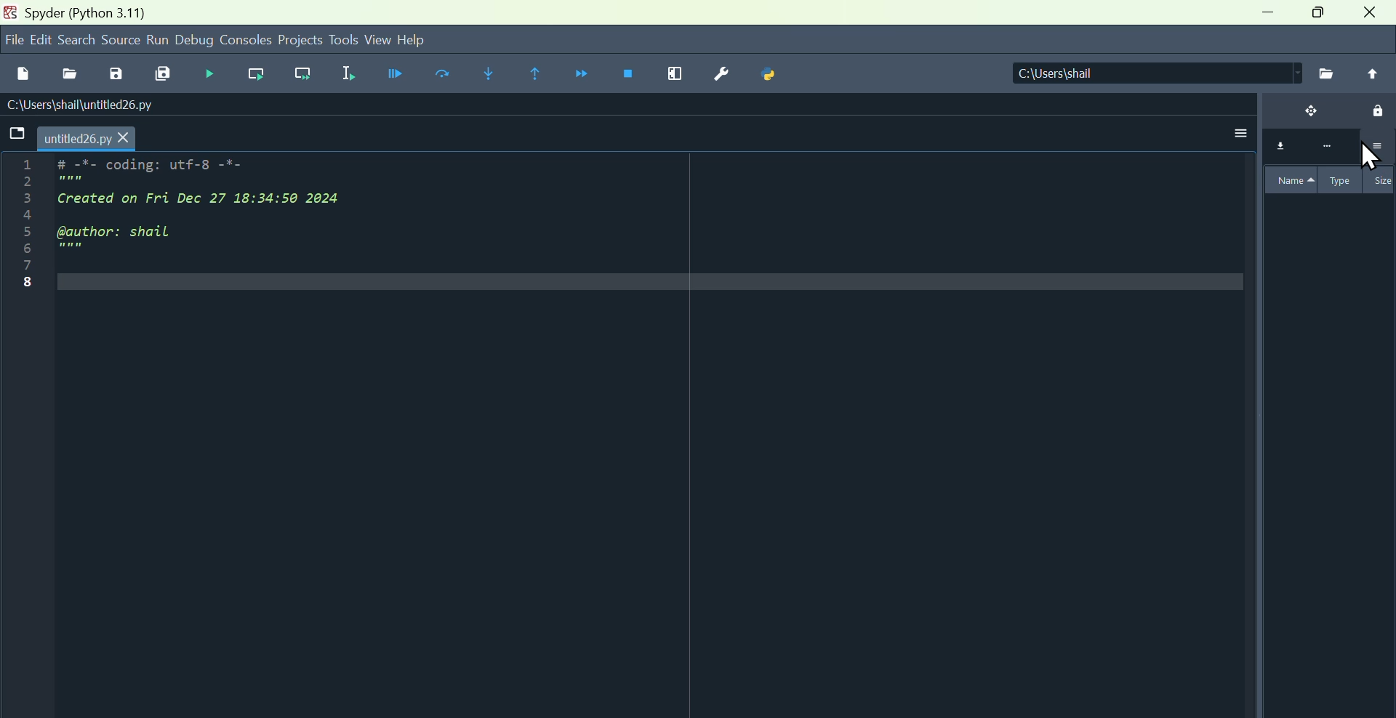 Image resolution: width=1396 pixels, height=718 pixels. What do you see at coordinates (1138, 74) in the screenshot?
I see `| C:\Users\shail` at bounding box center [1138, 74].